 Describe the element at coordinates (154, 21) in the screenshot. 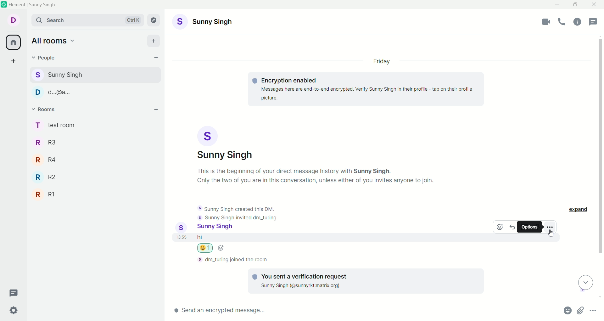

I see `explore rooms` at that location.